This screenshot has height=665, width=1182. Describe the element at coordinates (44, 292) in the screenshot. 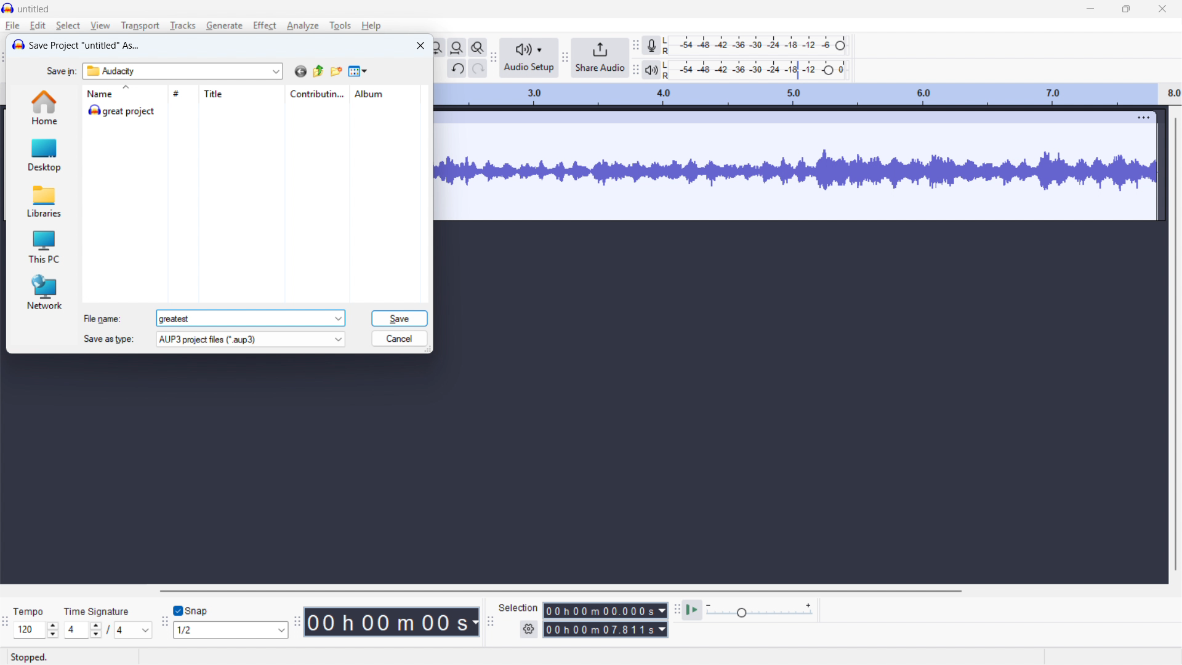

I see `network` at that location.